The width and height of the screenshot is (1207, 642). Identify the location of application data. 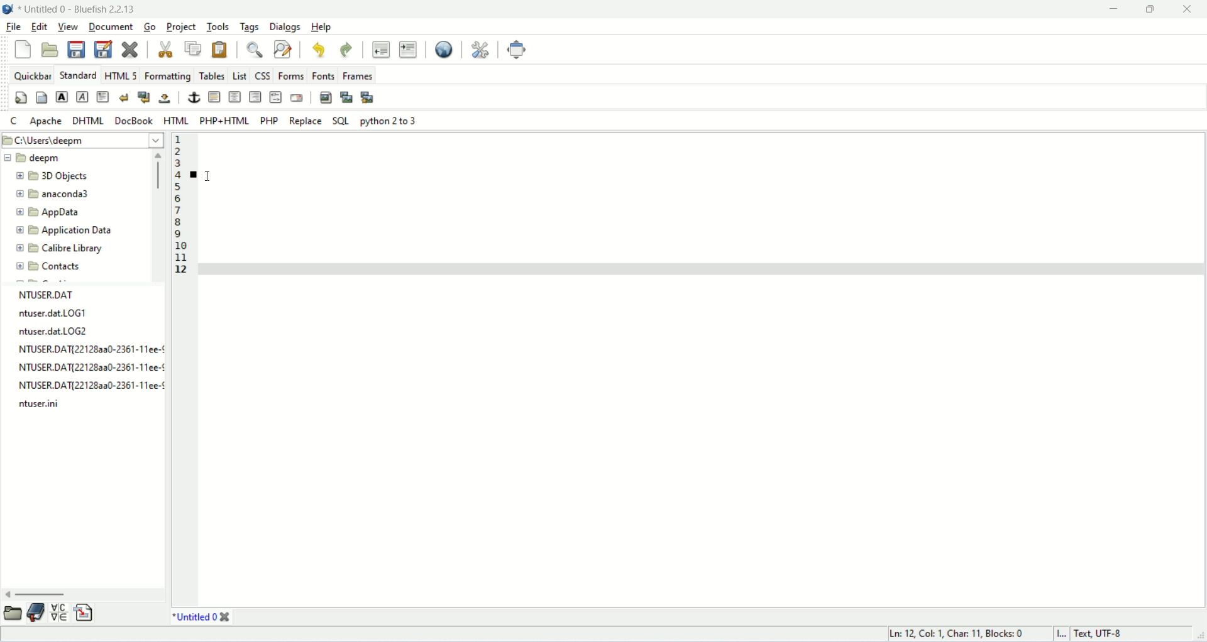
(62, 231).